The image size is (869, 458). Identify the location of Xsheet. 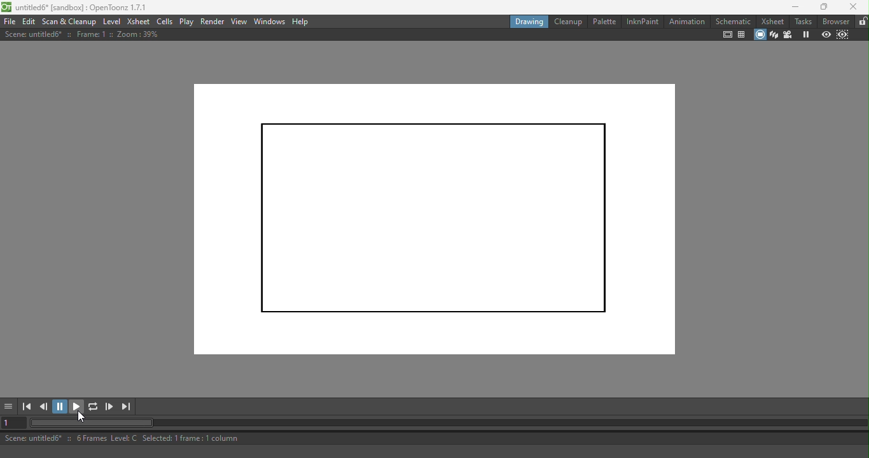
(772, 22).